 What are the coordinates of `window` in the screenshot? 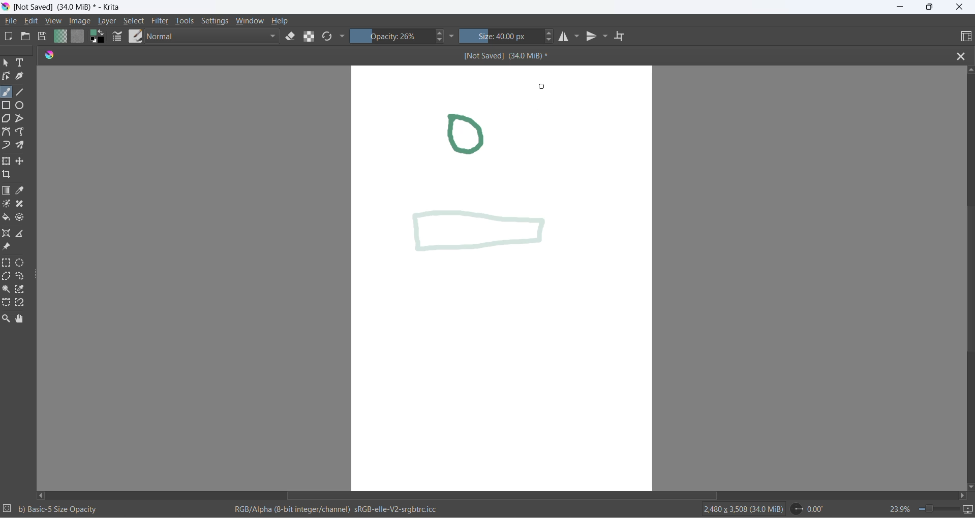 It's located at (247, 21).